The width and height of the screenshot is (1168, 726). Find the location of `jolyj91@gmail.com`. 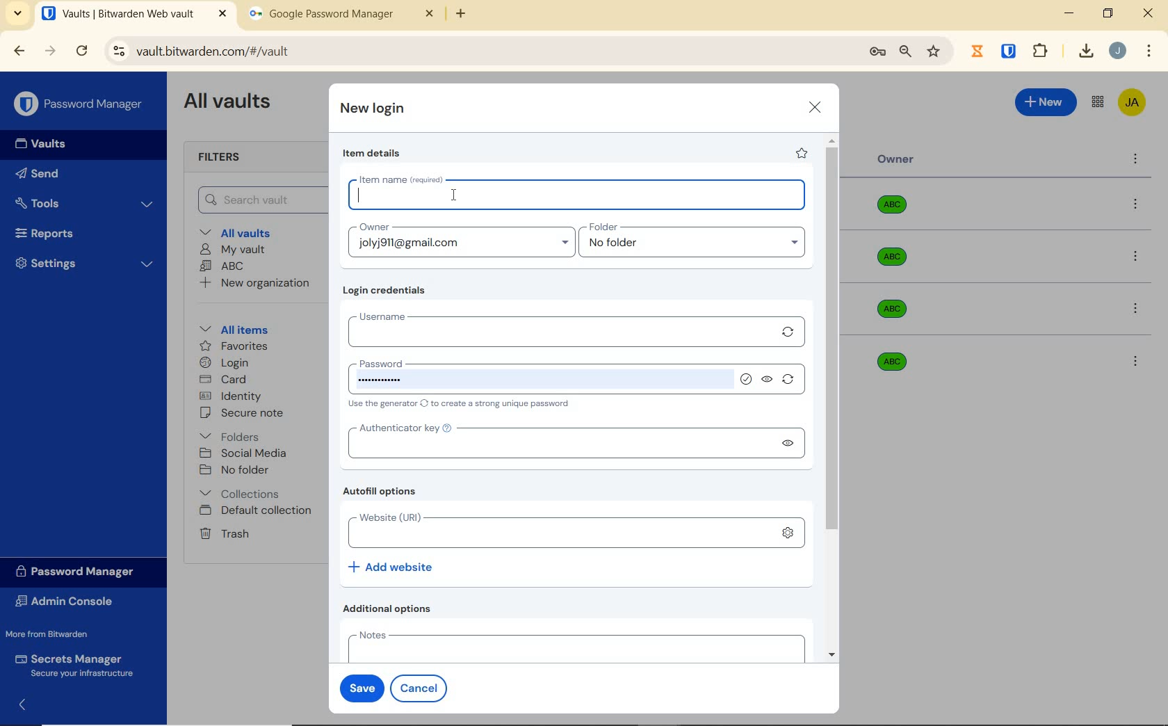

jolyj91@gmail.com is located at coordinates (464, 245).